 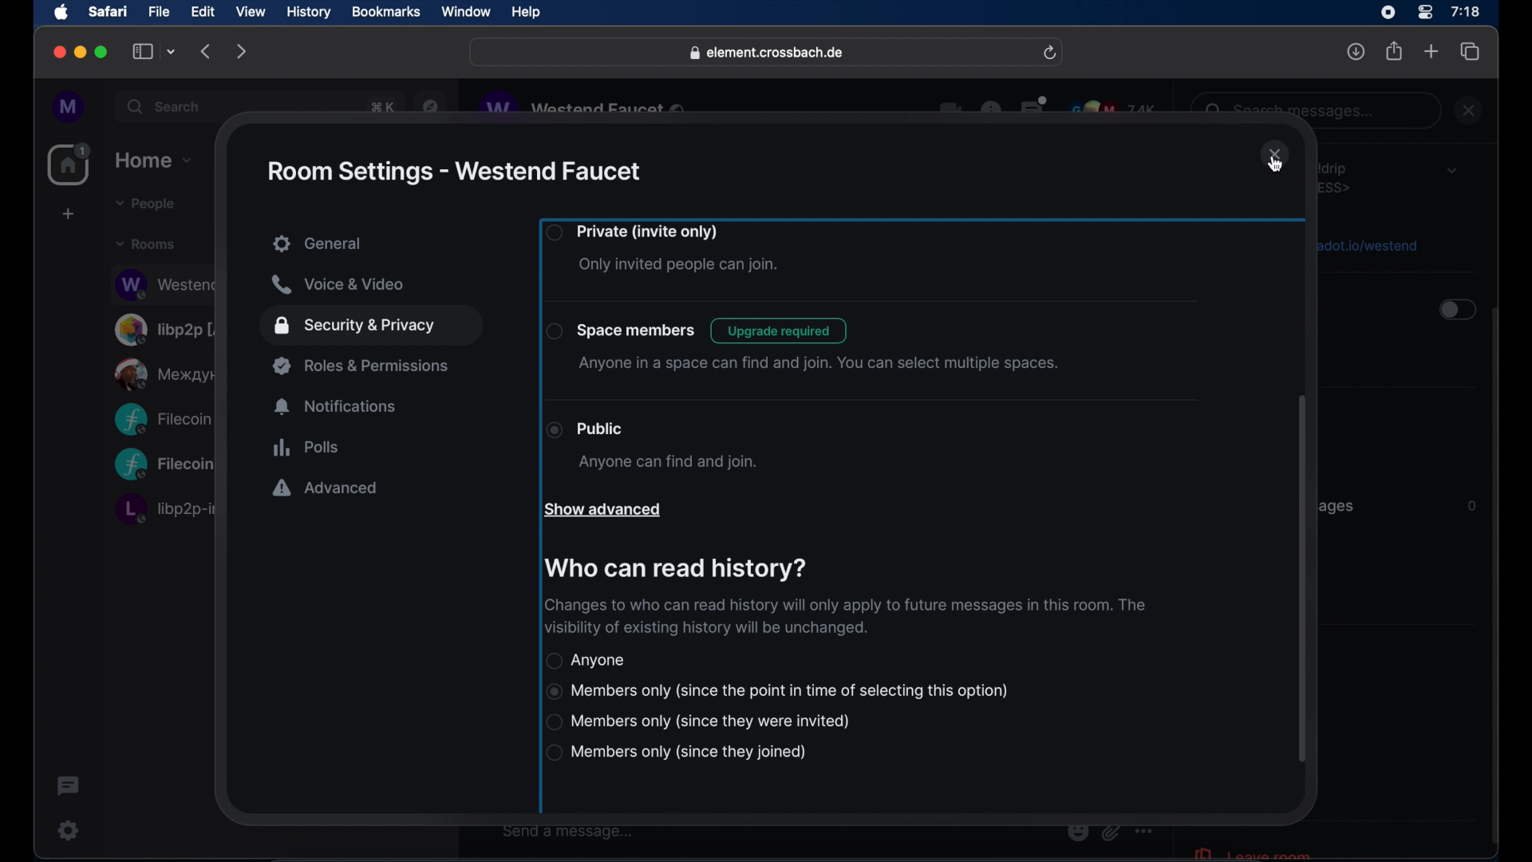 What do you see at coordinates (146, 244) in the screenshot?
I see `rooms dropdown` at bounding box center [146, 244].